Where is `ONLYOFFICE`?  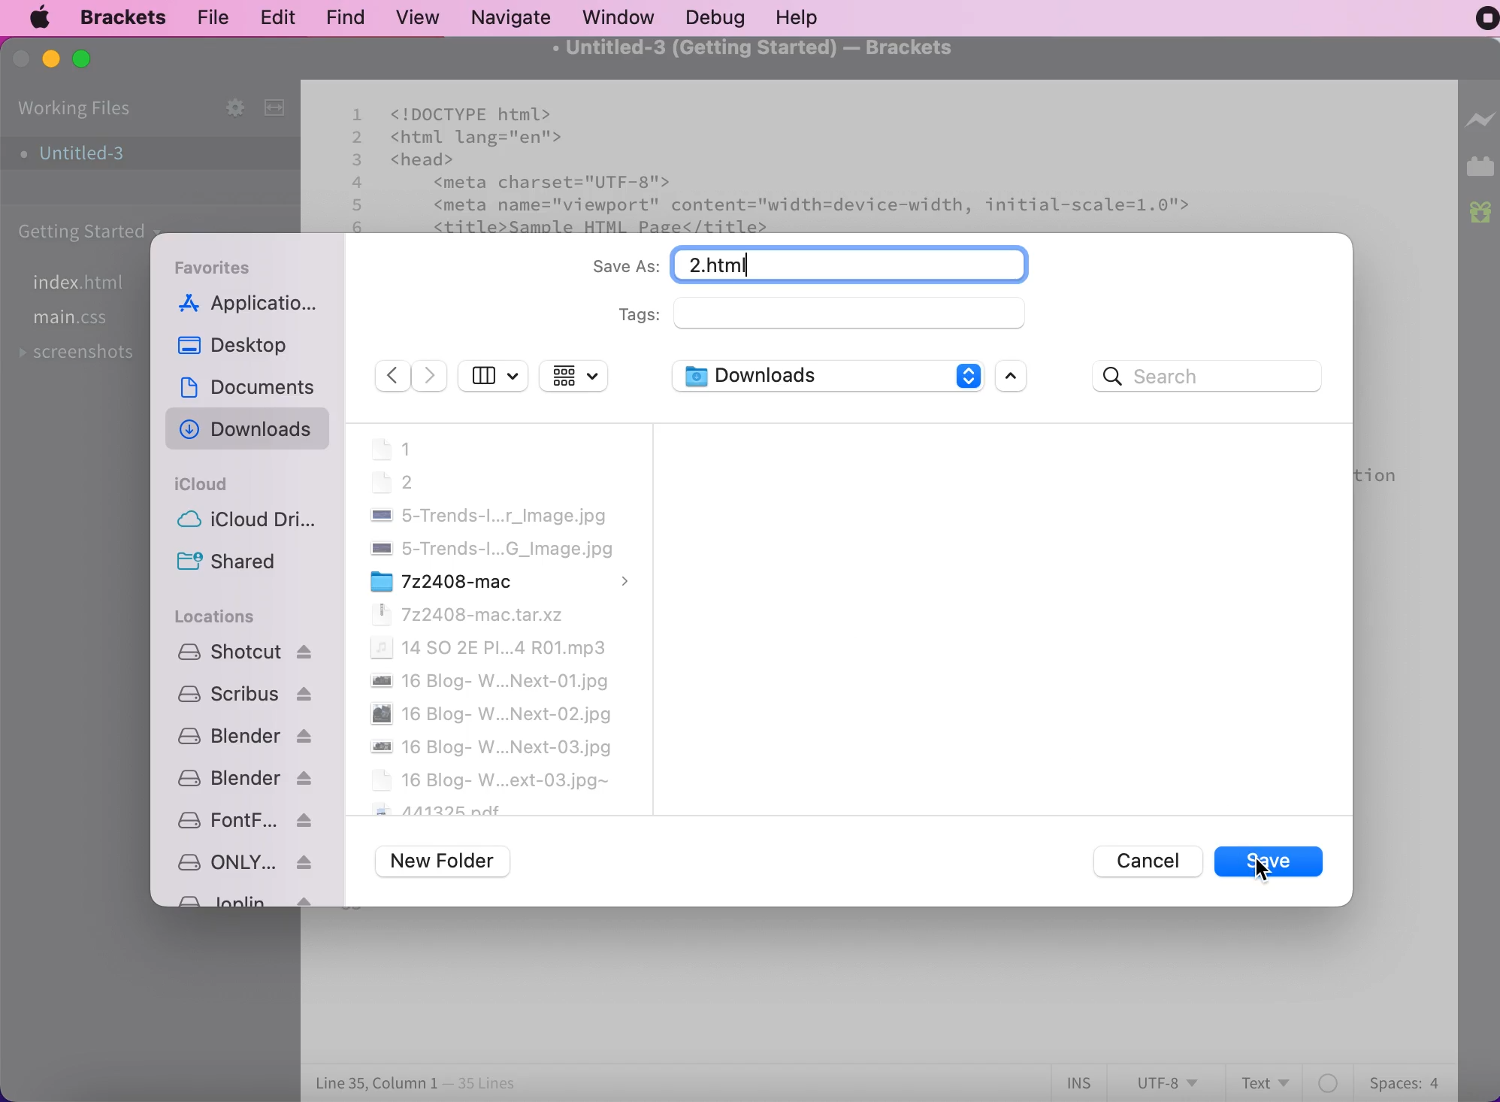 ONLYOFFICE is located at coordinates (245, 861).